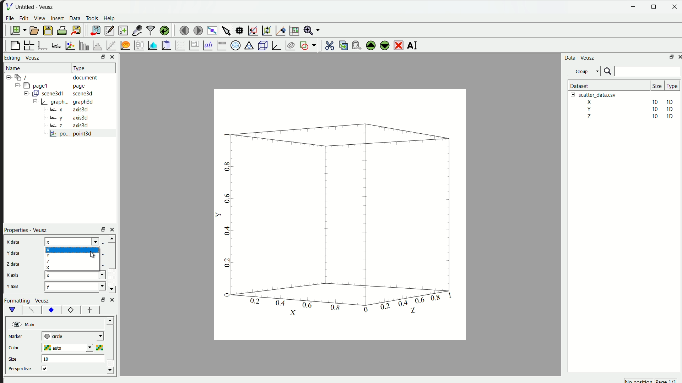 The height and width of the screenshot is (383, 682). I want to click on 12, so click(69, 310).